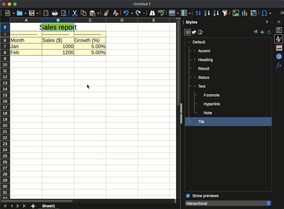  Describe the element at coordinates (55, 13) in the screenshot. I see `print` at that location.